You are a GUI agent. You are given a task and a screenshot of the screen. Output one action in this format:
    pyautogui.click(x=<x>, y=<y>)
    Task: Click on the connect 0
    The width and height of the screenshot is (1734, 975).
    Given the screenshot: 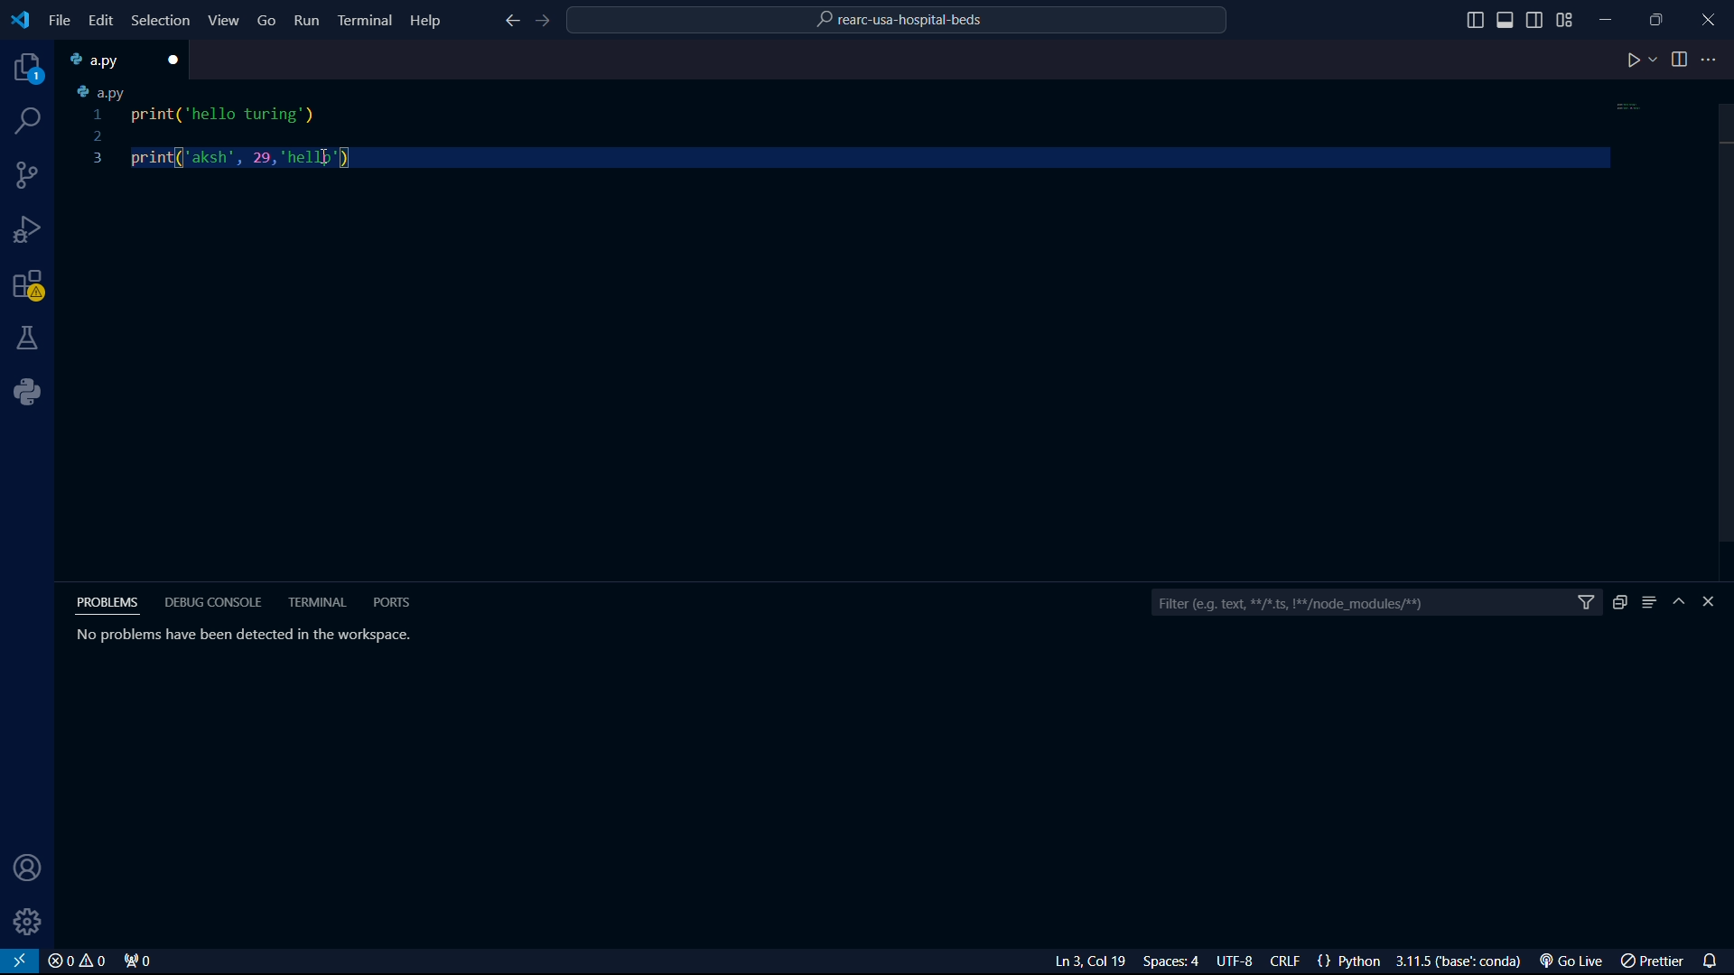 What is the action you would take?
    pyautogui.click(x=140, y=961)
    